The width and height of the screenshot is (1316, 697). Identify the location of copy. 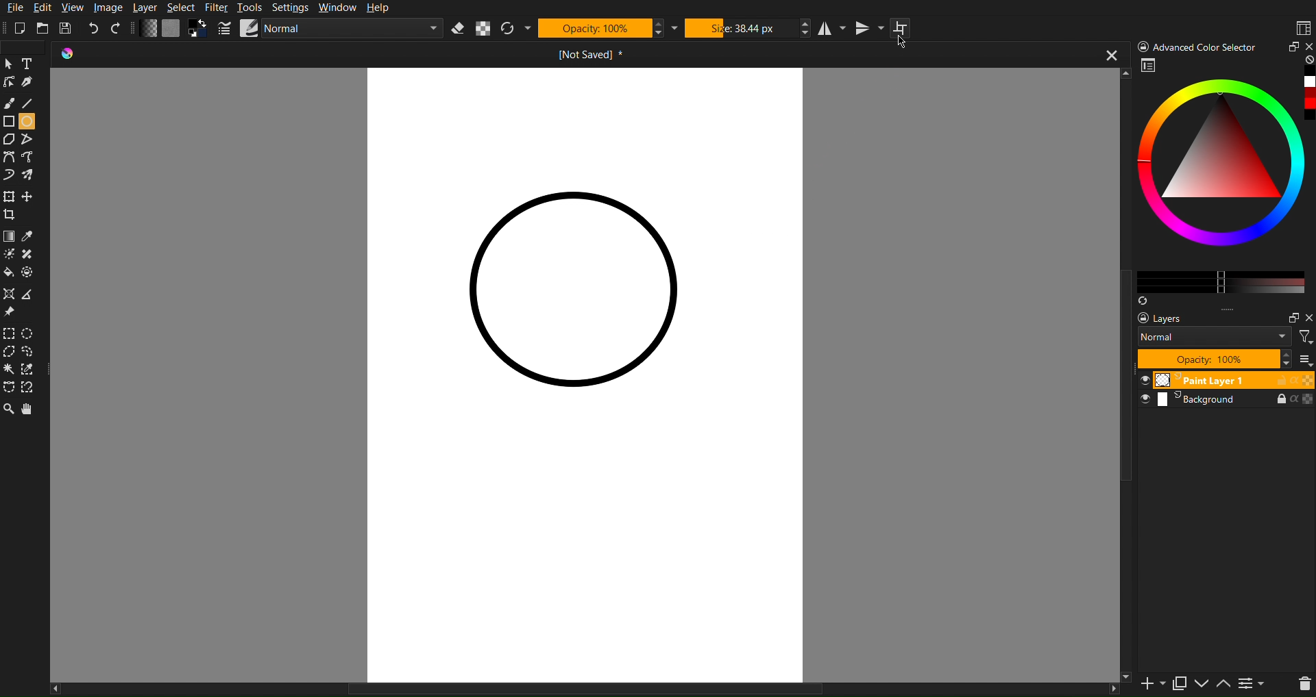
(1177, 685).